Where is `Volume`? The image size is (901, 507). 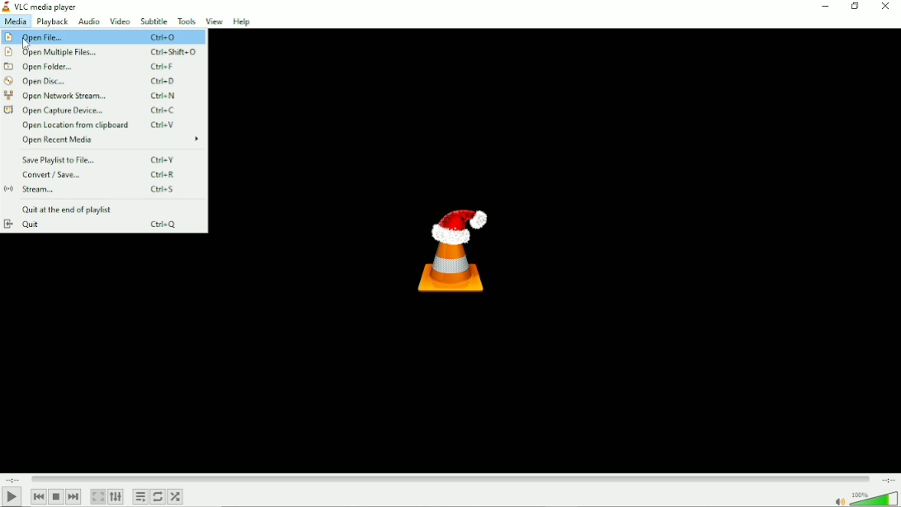 Volume is located at coordinates (863, 498).